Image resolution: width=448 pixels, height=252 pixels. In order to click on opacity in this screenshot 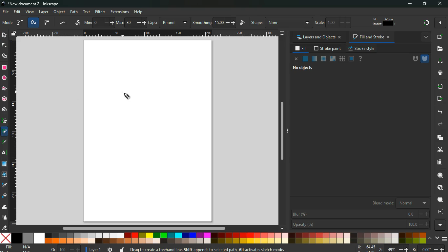, I will do `click(314, 58)`.